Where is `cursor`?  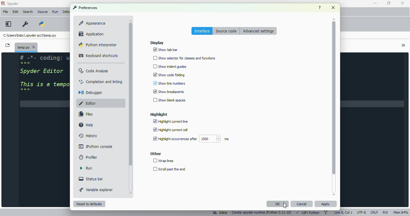 cursor is located at coordinates (285, 206).